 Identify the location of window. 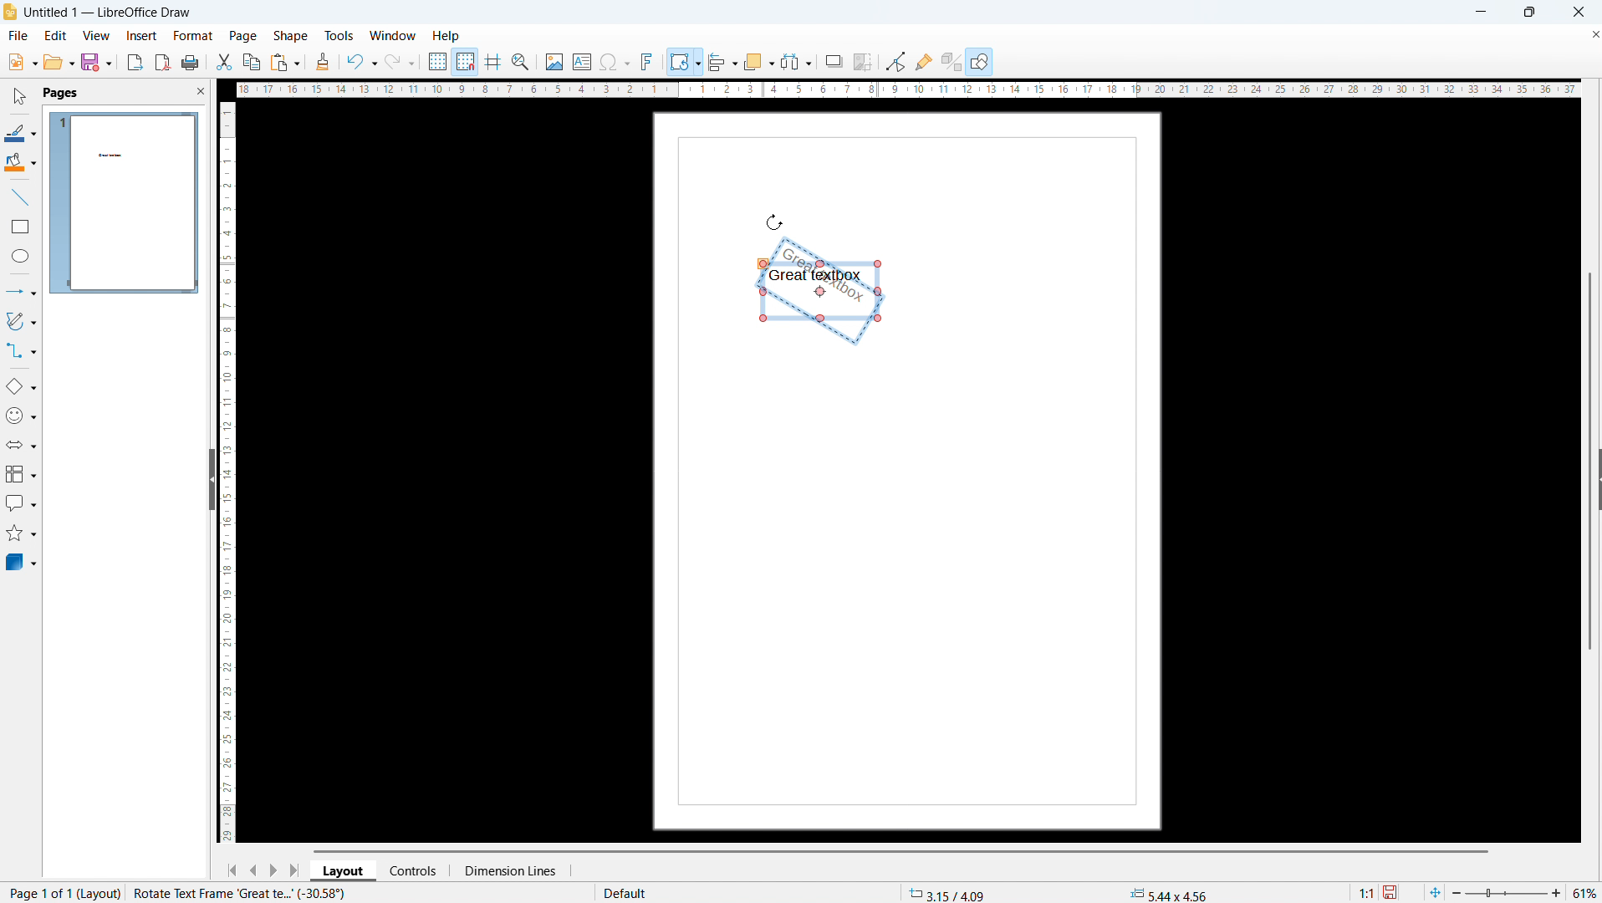
(393, 36).